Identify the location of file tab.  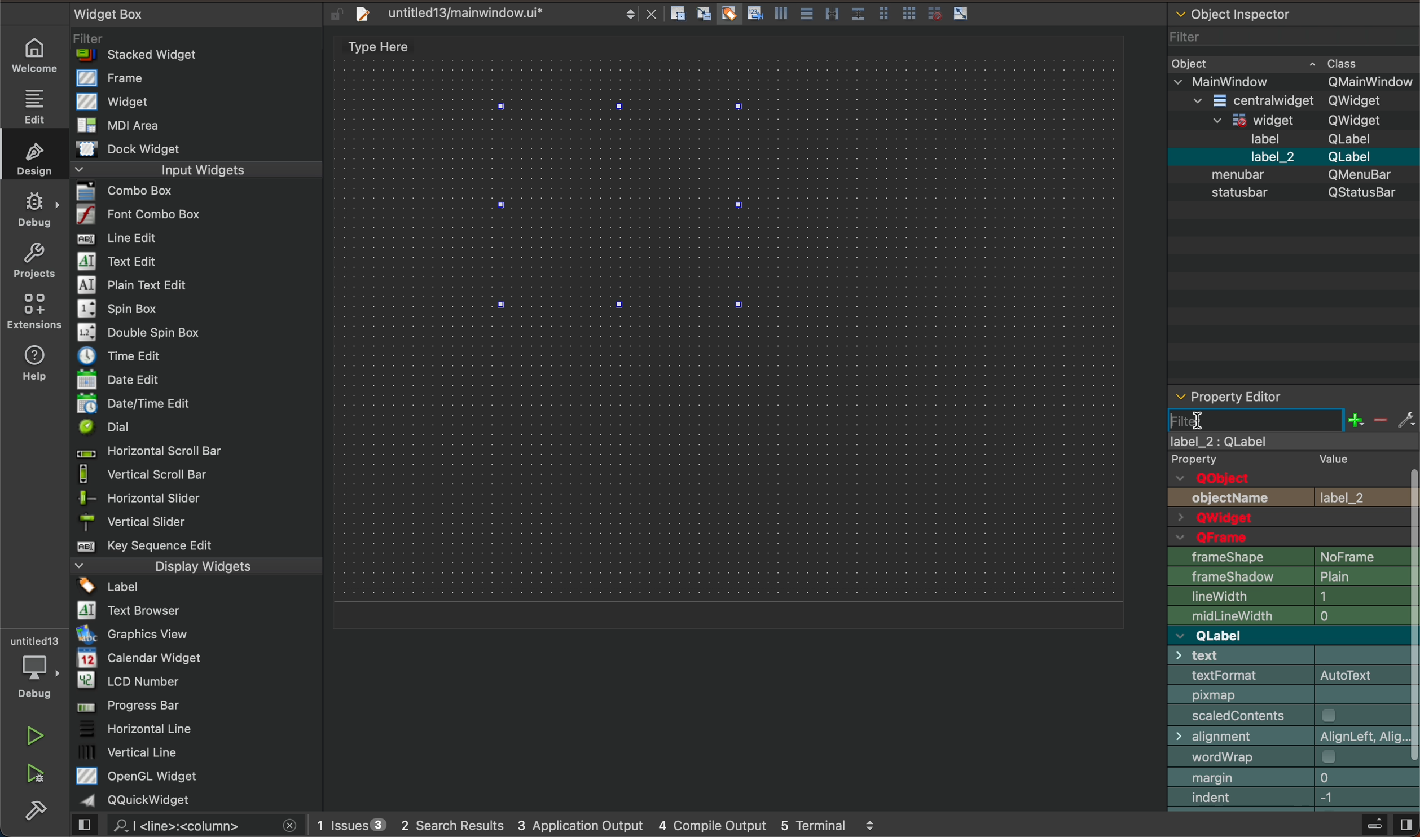
(502, 16).